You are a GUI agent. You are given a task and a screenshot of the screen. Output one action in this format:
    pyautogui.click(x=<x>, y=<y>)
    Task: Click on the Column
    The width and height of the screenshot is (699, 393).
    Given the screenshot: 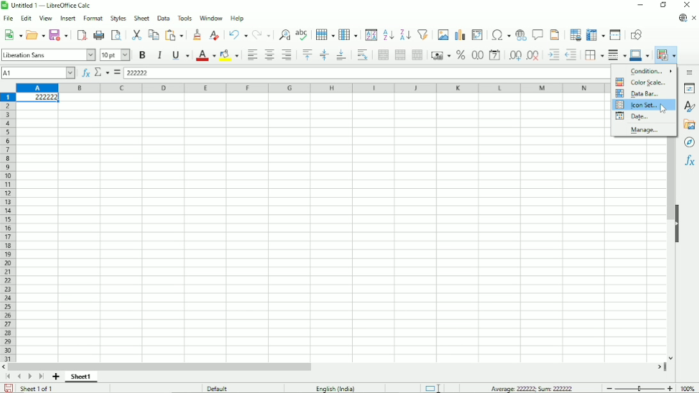 What is the action you would take?
    pyautogui.click(x=349, y=35)
    